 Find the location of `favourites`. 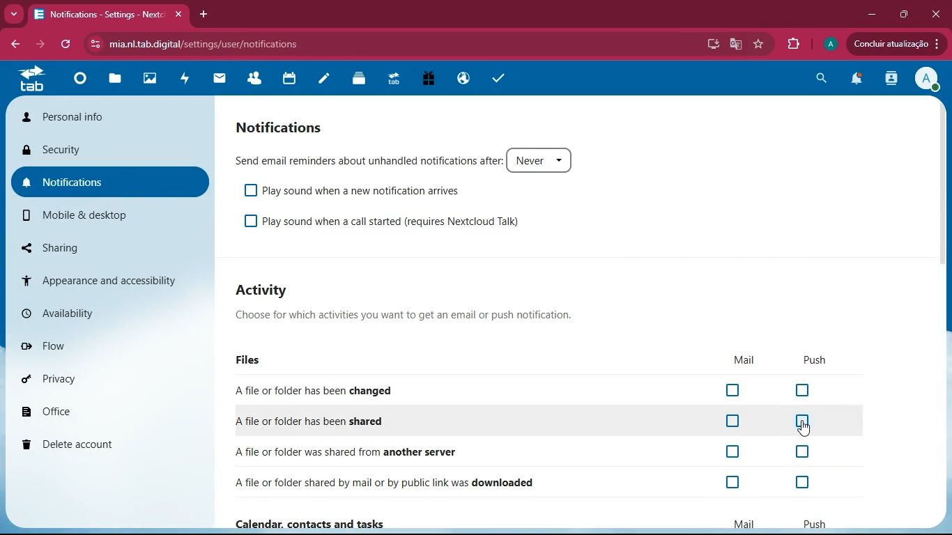

favourites is located at coordinates (759, 45).